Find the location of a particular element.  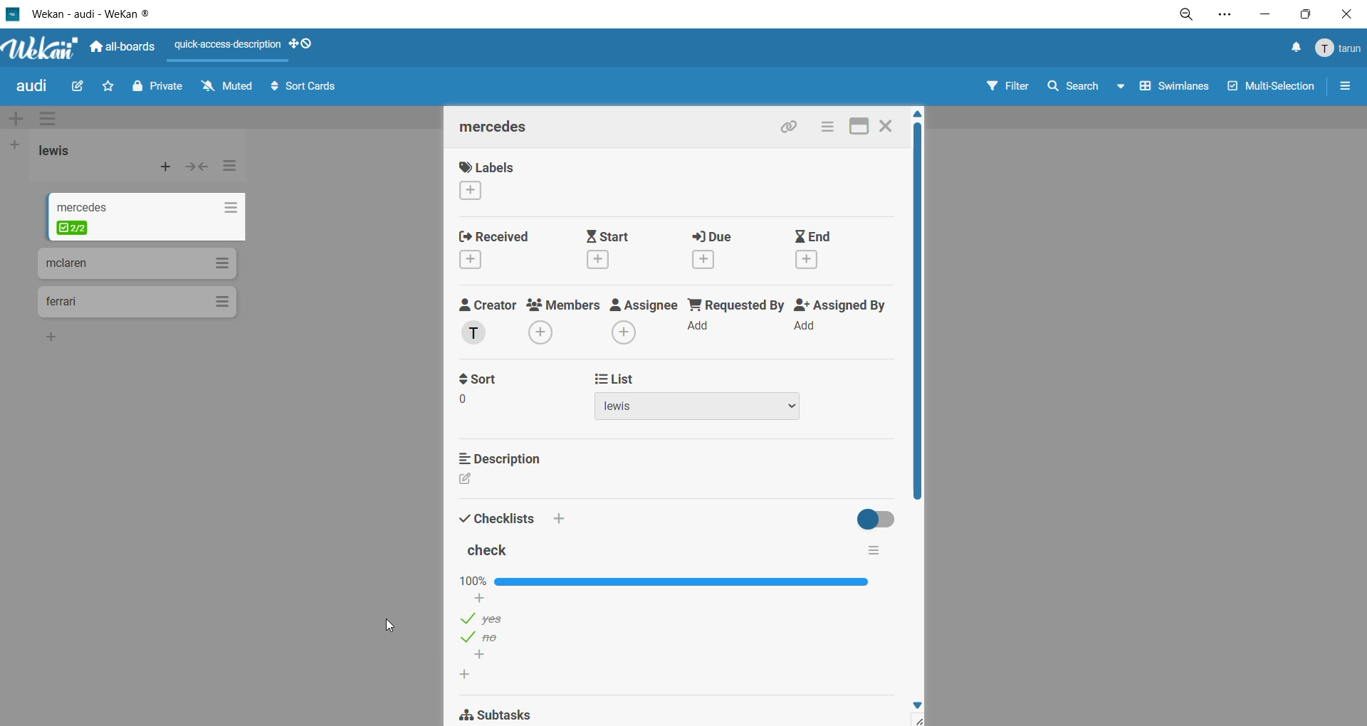

end is located at coordinates (817, 248).